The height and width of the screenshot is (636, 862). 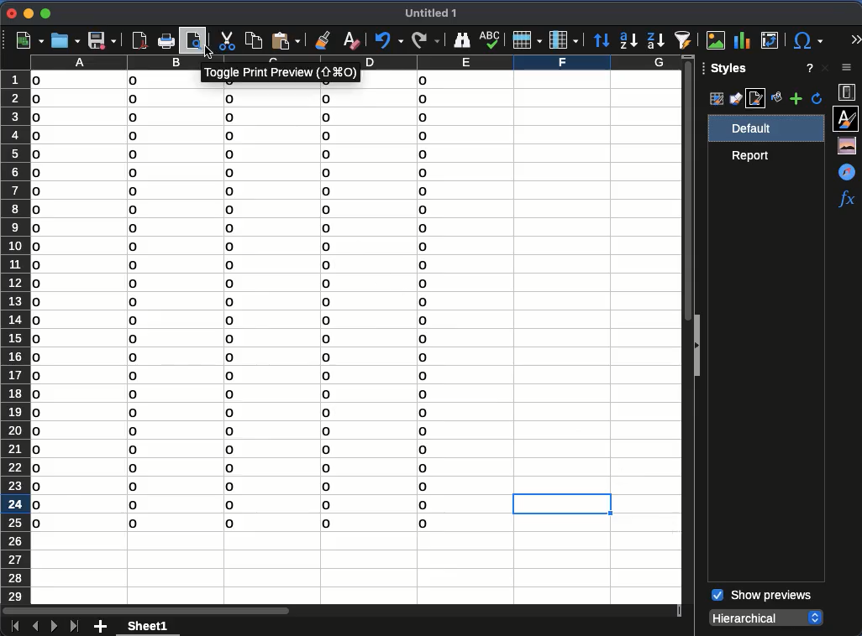 I want to click on paste, so click(x=286, y=39).